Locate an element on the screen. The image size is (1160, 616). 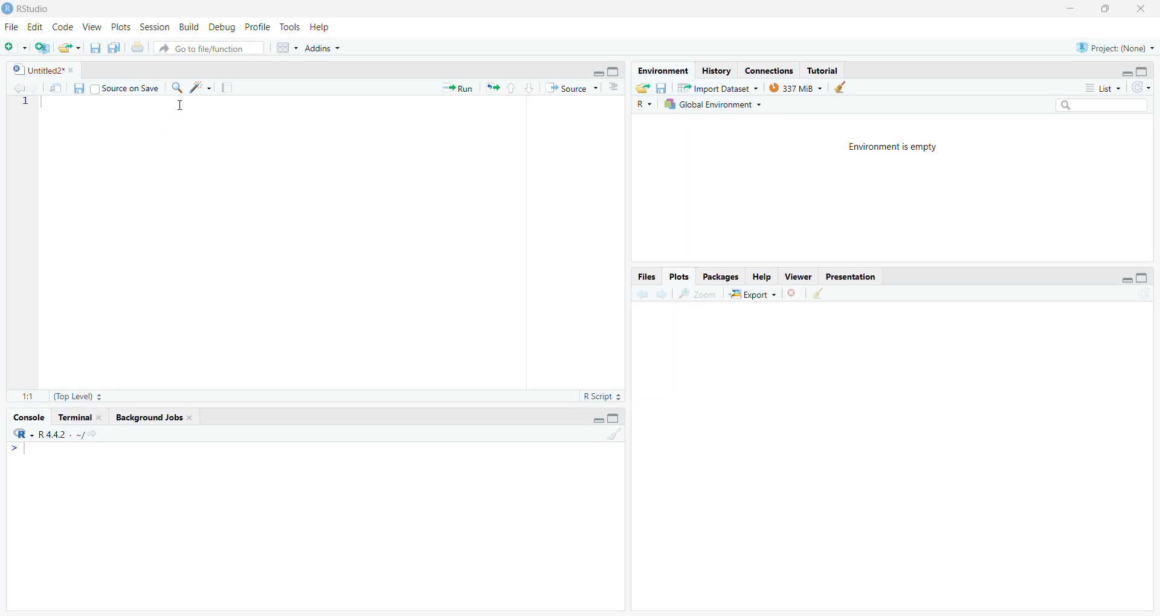
Help is located at coordinates (321, 28).